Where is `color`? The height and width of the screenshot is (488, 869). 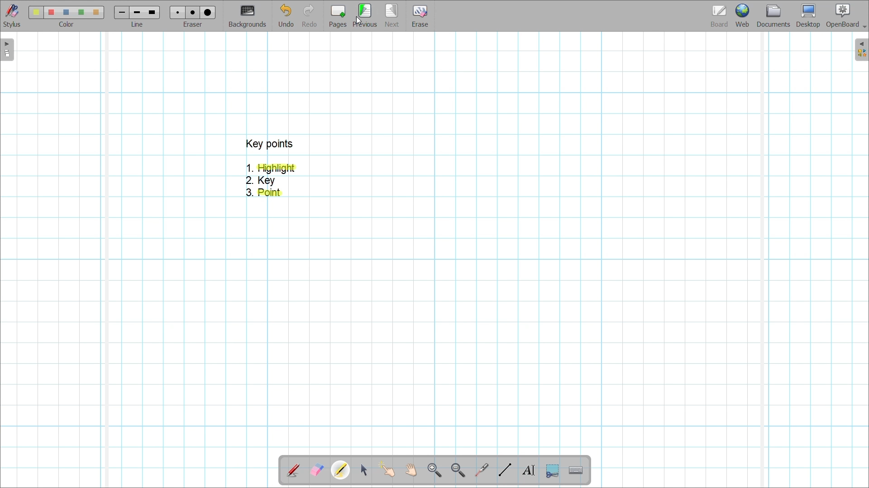 color is located at coordinates (64, 24).